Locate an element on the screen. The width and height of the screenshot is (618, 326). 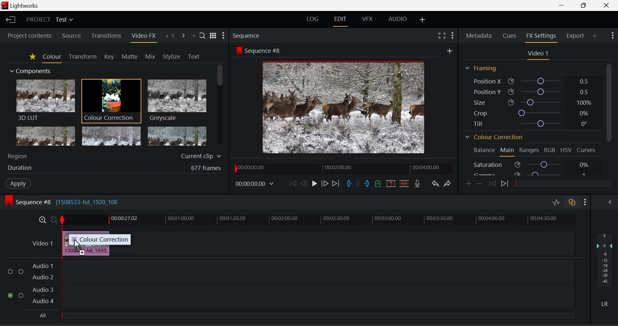
Search is located at coordinates (201, 34).